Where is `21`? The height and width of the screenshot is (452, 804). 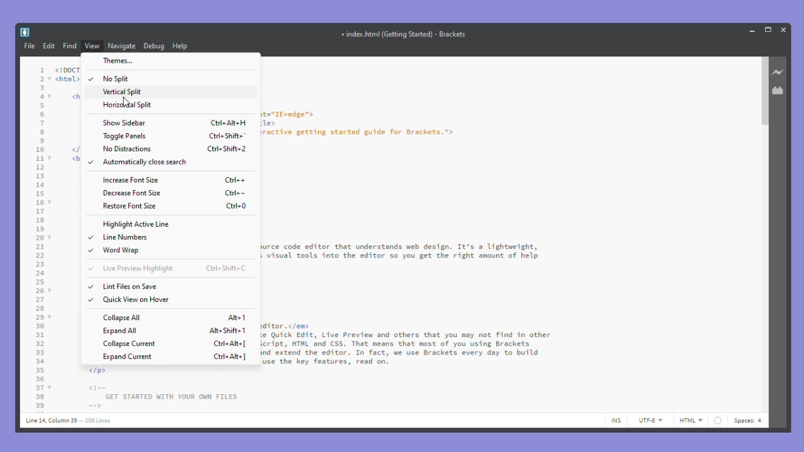 21 is located at coordinates (40, 247).